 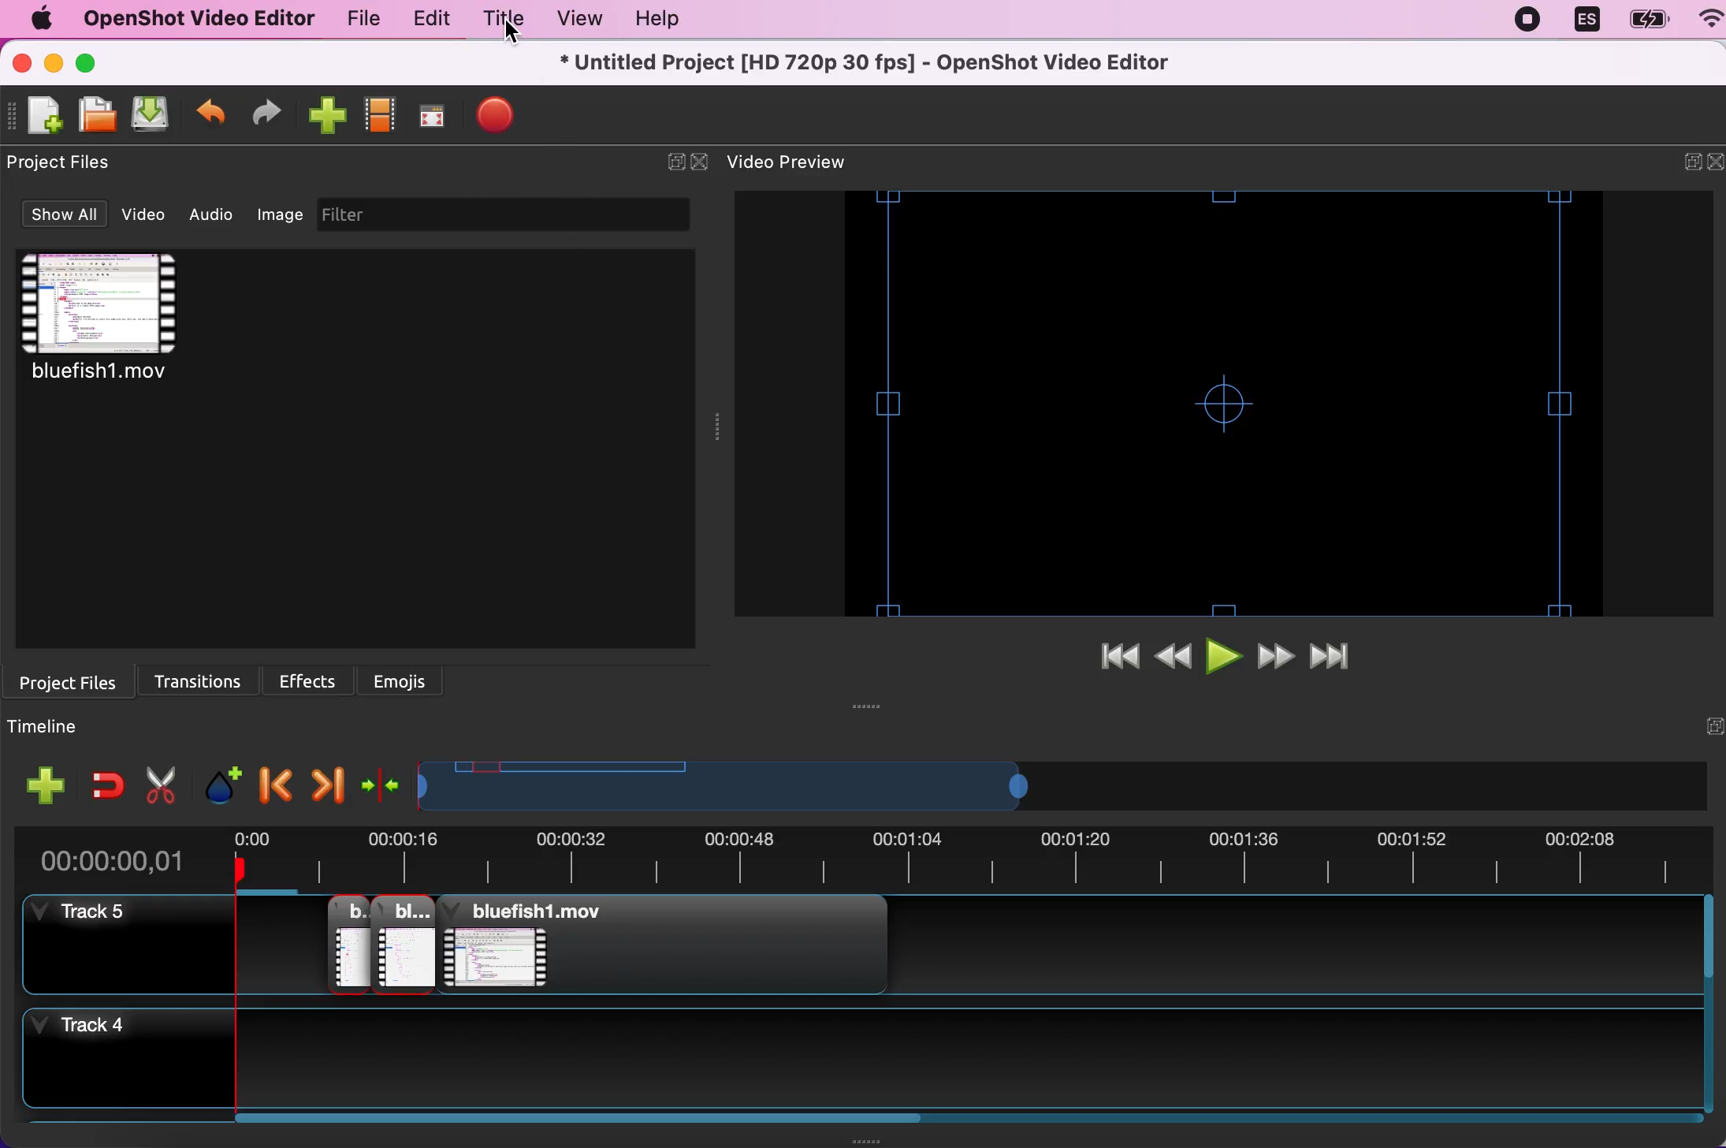 I want to click on project files, so click(x=74, y=680).